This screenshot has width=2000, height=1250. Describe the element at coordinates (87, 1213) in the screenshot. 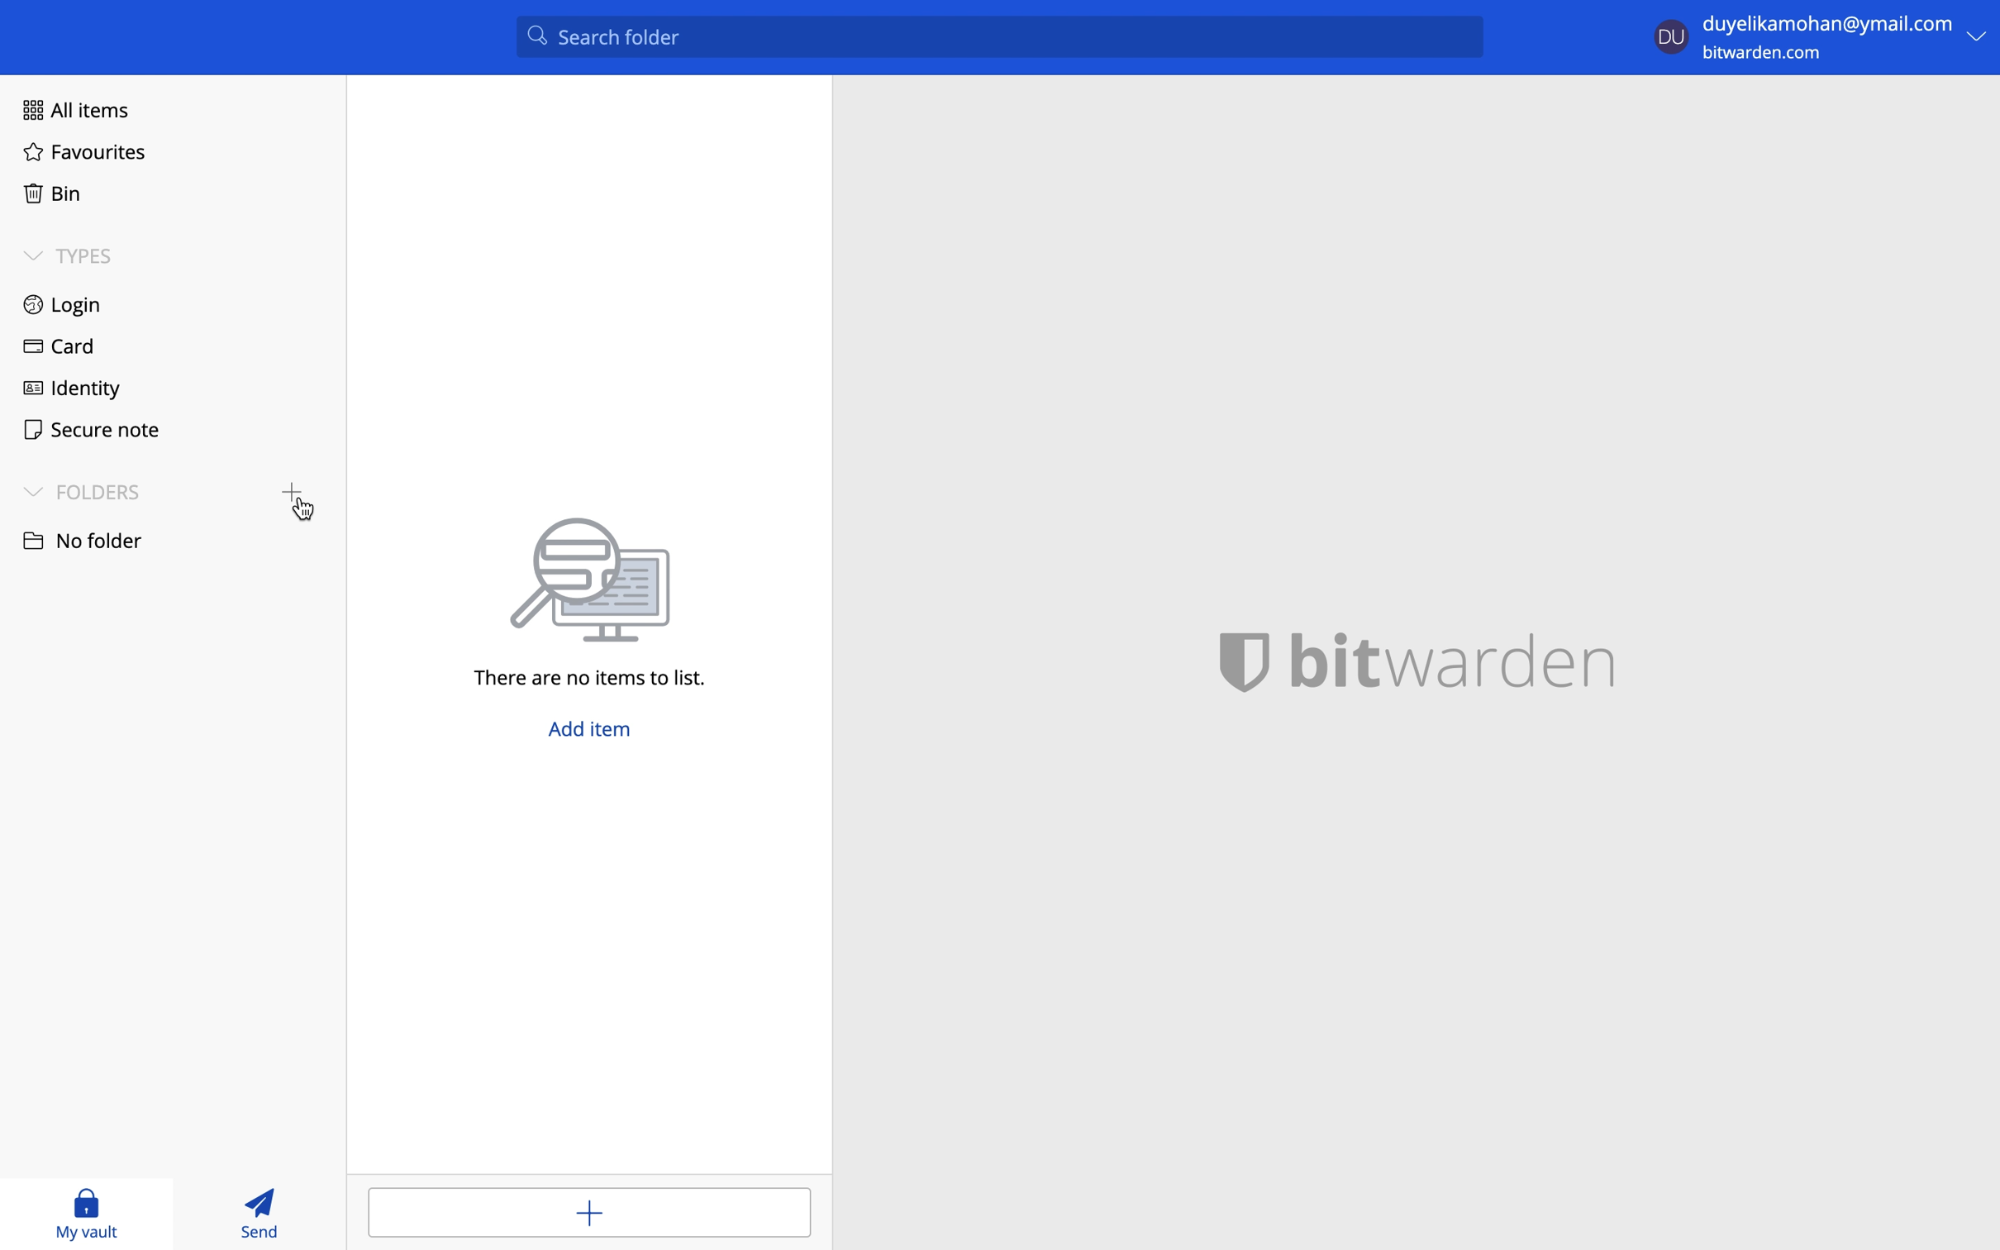

I see `my vault` at that location.